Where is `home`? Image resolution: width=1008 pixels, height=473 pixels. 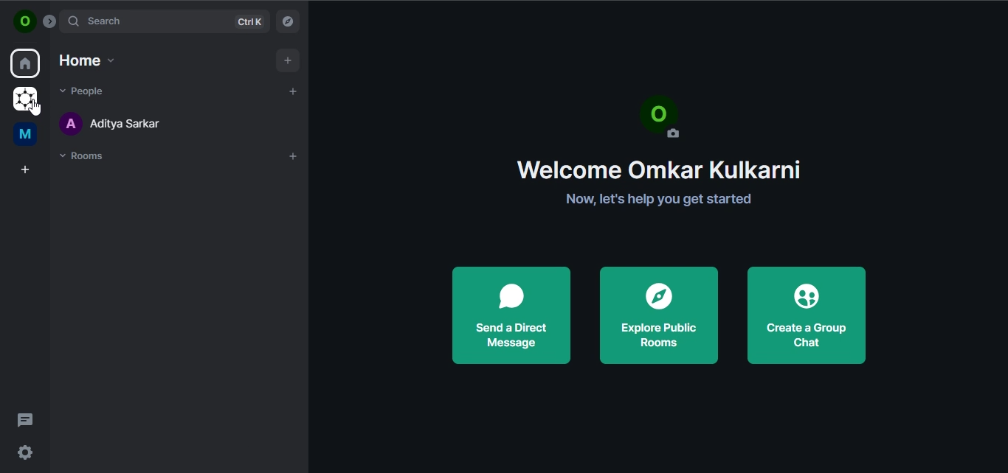 home is located at coordinates (94, 60).